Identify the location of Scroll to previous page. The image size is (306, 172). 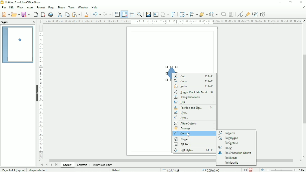
(47, 165).